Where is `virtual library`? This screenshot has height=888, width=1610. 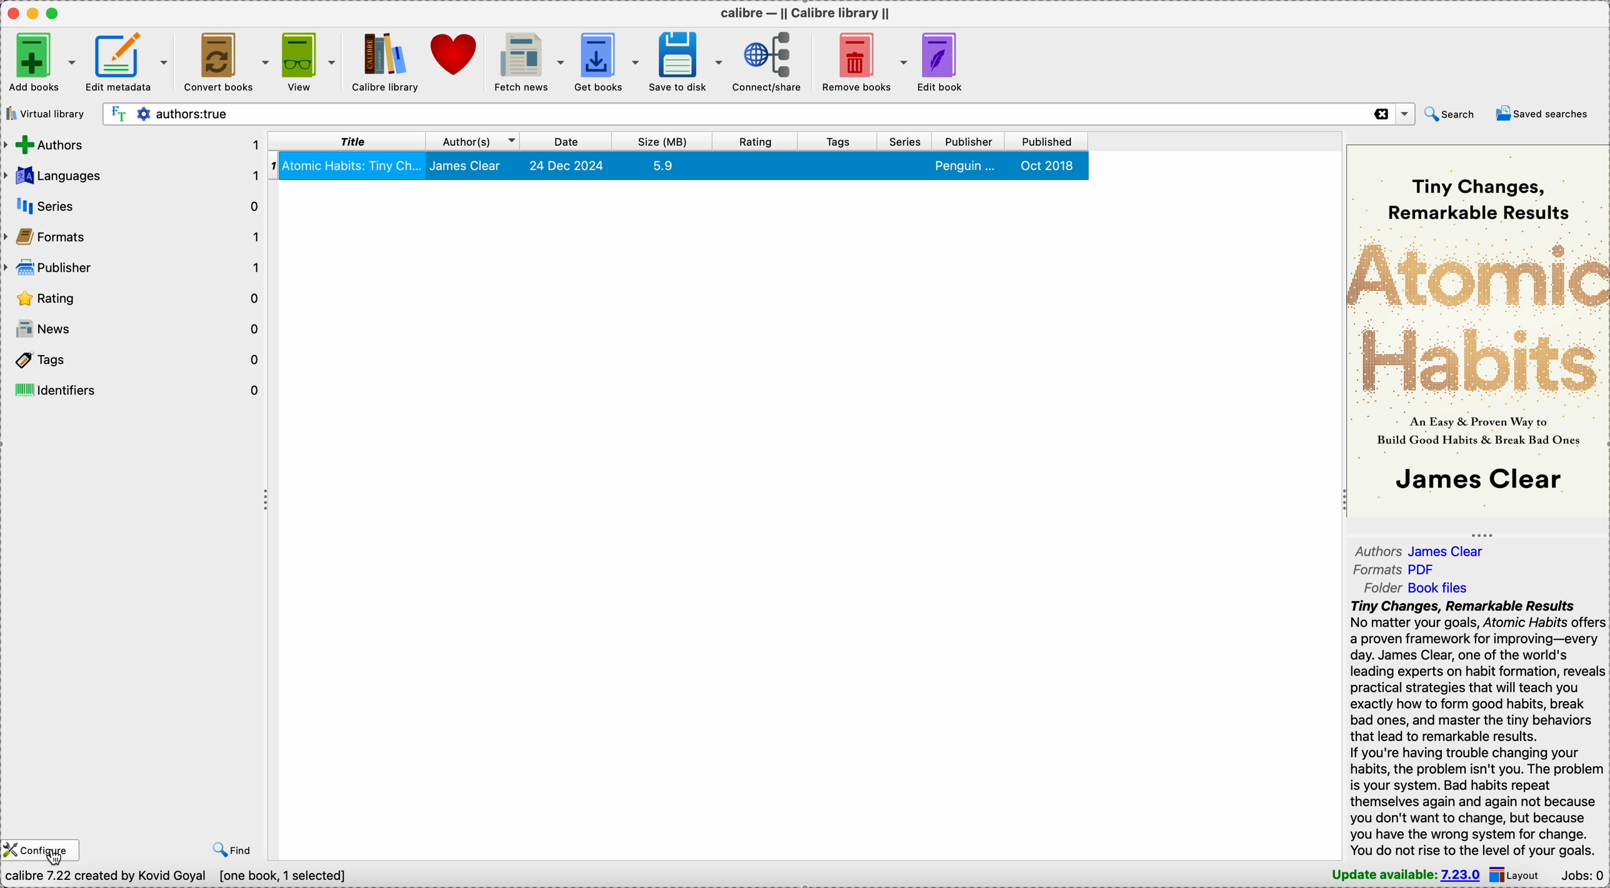
virtual library is located at coordinates (44, 112).